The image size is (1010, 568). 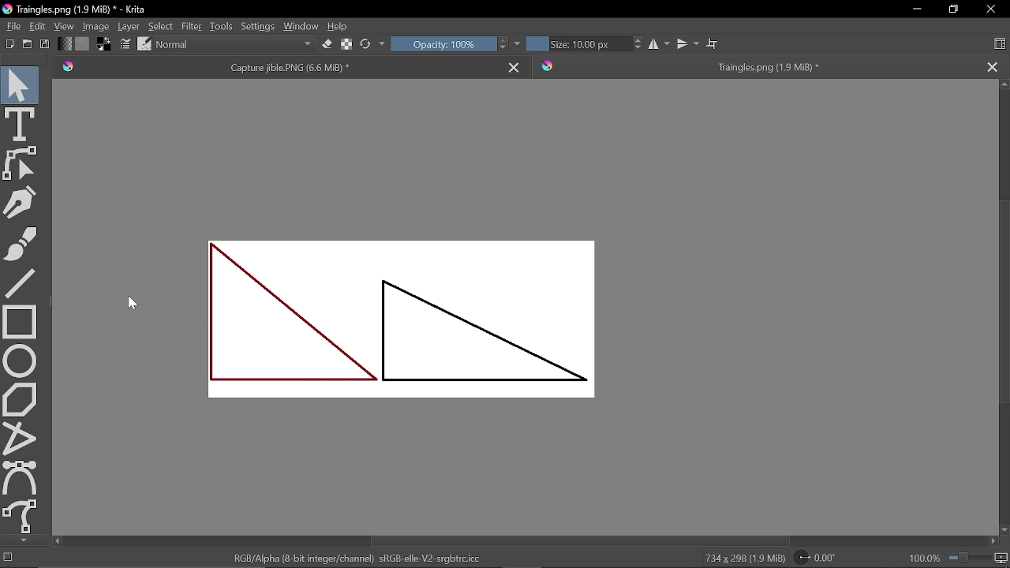 I want to click on eraser, so click(x=327, y=46).